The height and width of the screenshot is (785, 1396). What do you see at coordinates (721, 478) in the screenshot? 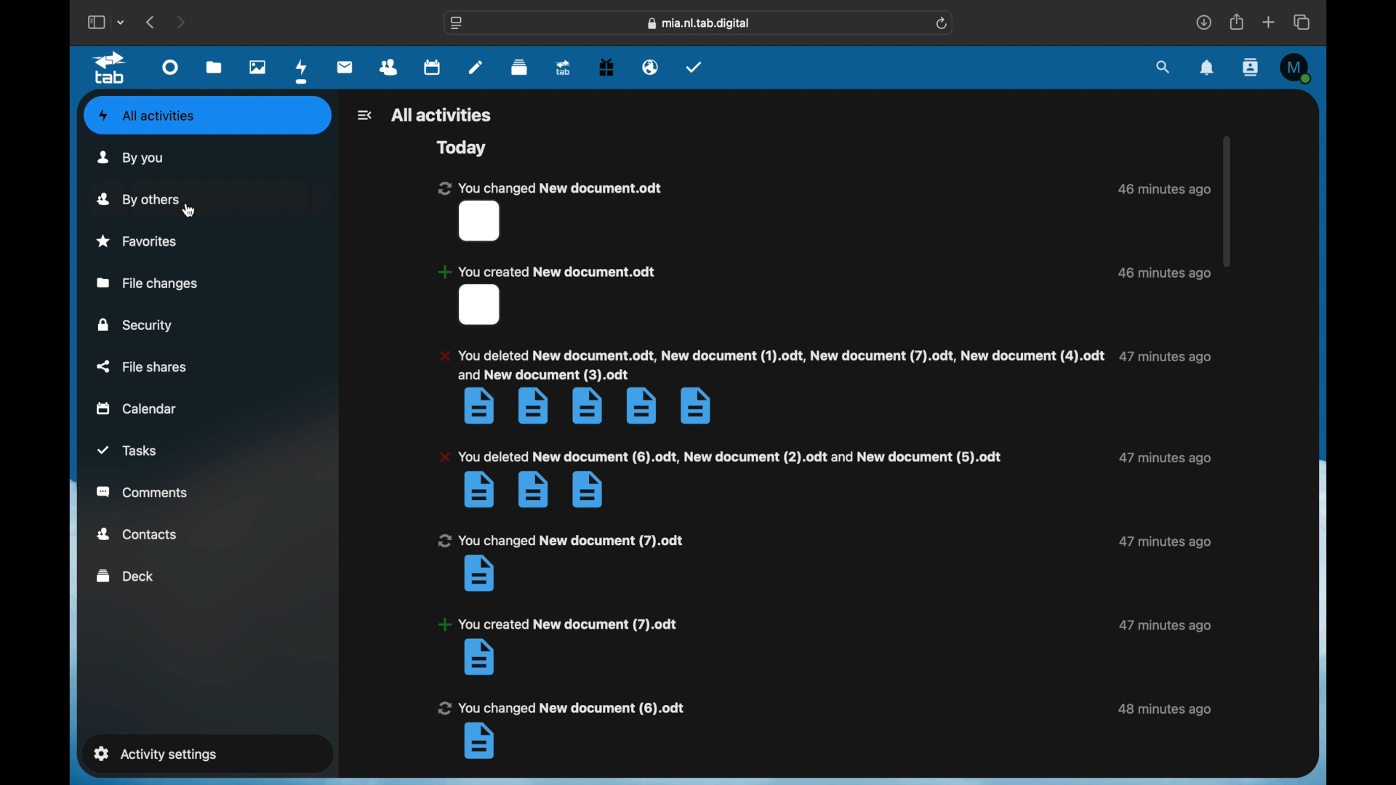
I see `notification` at bounding box center [721, 478].